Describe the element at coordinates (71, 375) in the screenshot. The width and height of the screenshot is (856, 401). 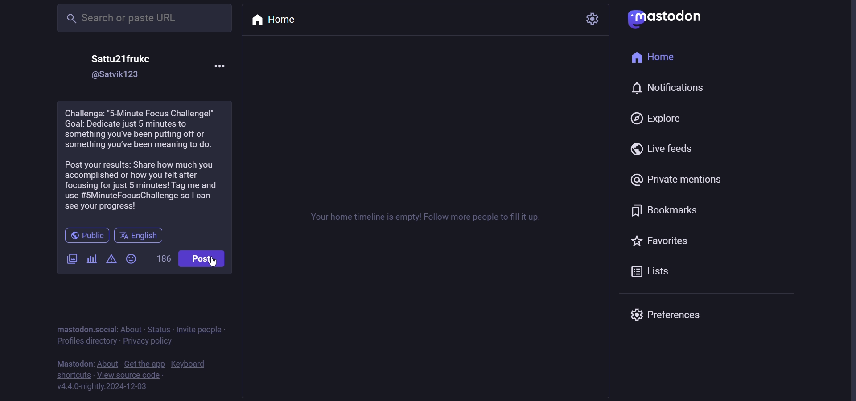
I see `shortcut` at that location.